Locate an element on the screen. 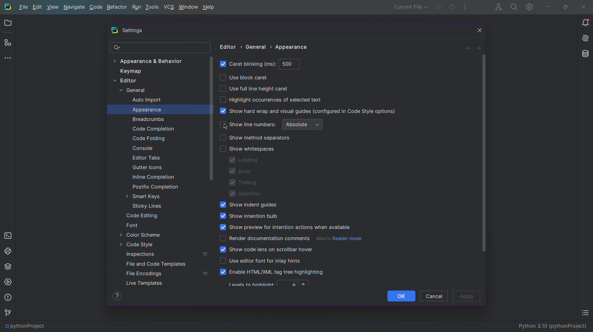 This screenshot has width=593, height=332. Notifications is located at coordinates (584, 22).